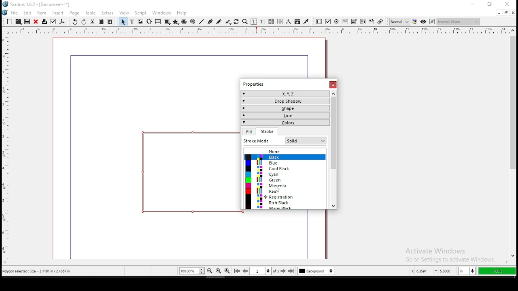  I want to click on bezier curve, so click(210, 22).